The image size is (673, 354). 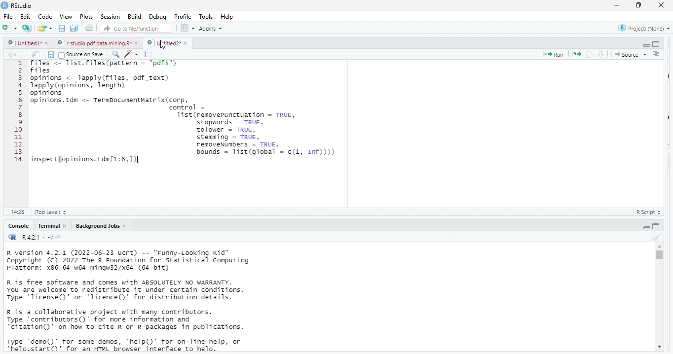 I want to click on untitled 2, so click(x=163, y=42).